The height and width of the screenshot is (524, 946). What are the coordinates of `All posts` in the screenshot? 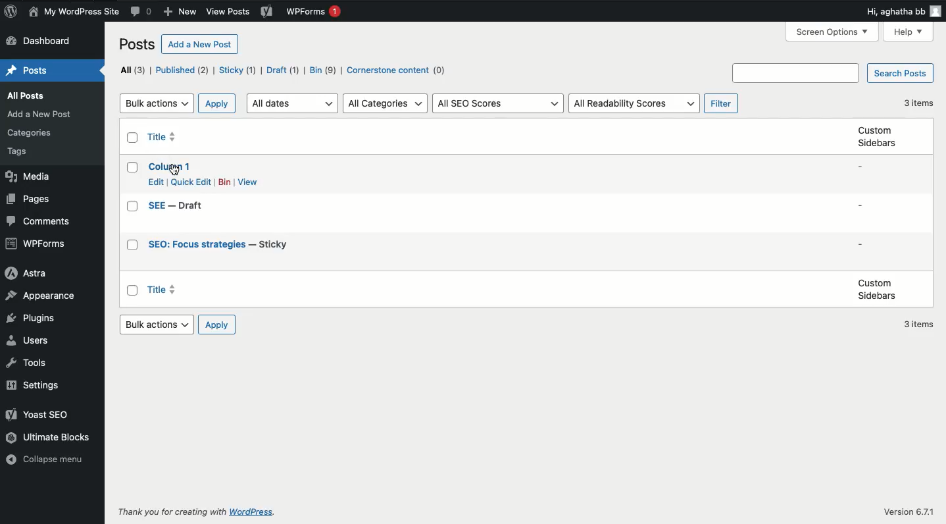 It's located at (23, 96).